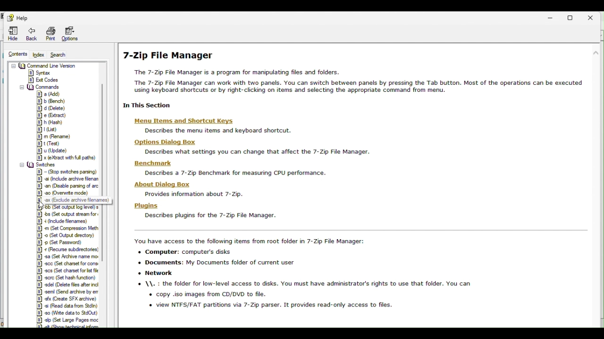  What do you see at coordinates (218, 130) in the screenshot?
I see `Describes the menu items and keyboard shortcut.` at bounding box center [218, 130].